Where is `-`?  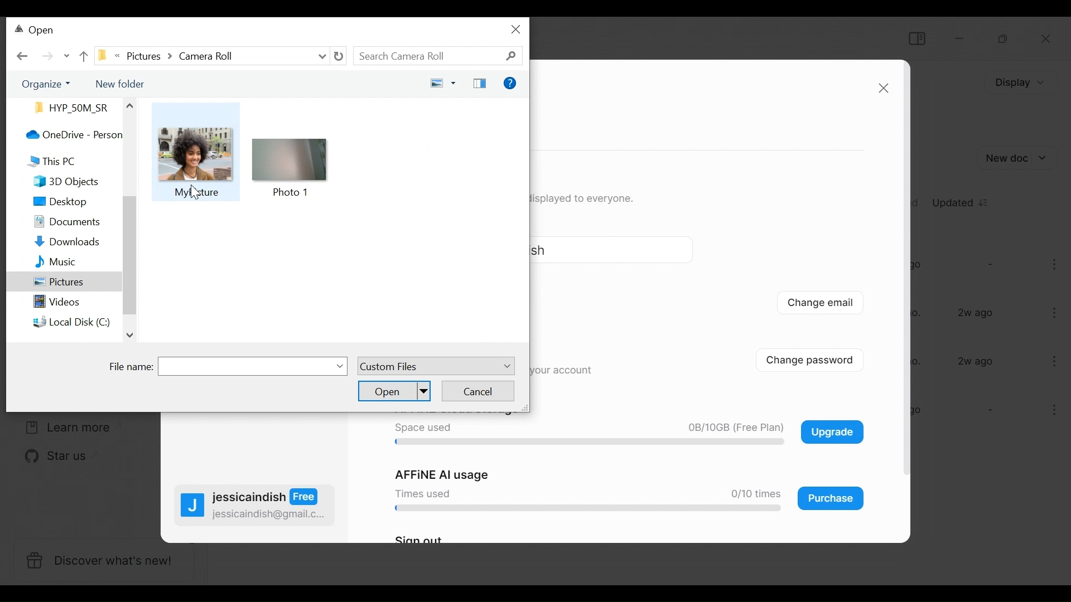
- is located at coordinates (988, 411).